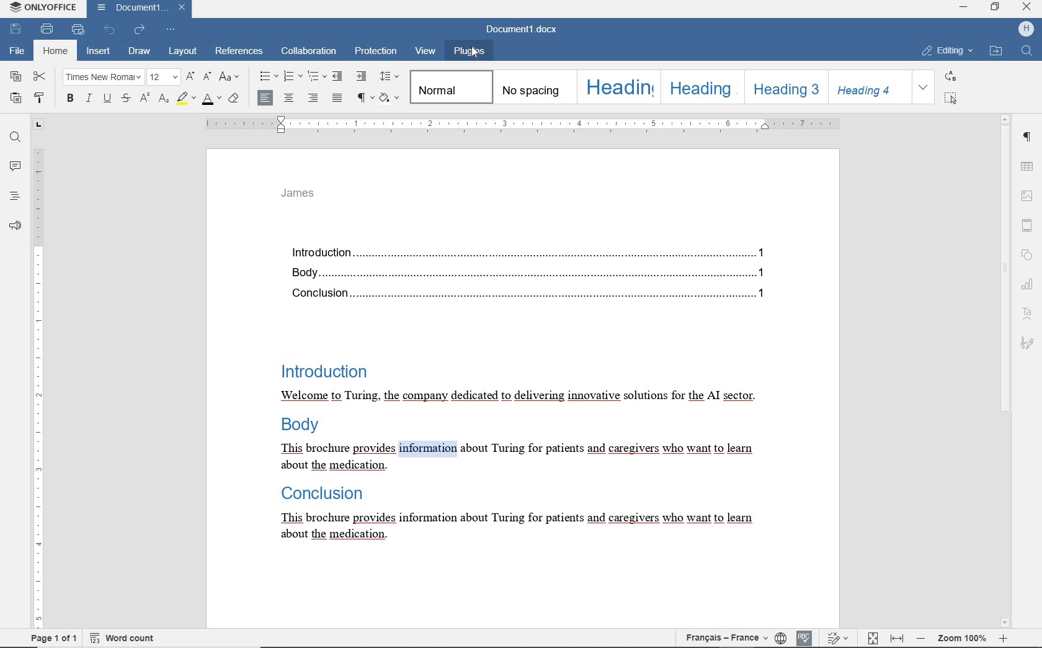 The height and width of the screenshot is (648, 1042). Describe the element at coordinates (390, 77) in the screenshot. I see `PARAGRAPH LINE SPACING` at that location.